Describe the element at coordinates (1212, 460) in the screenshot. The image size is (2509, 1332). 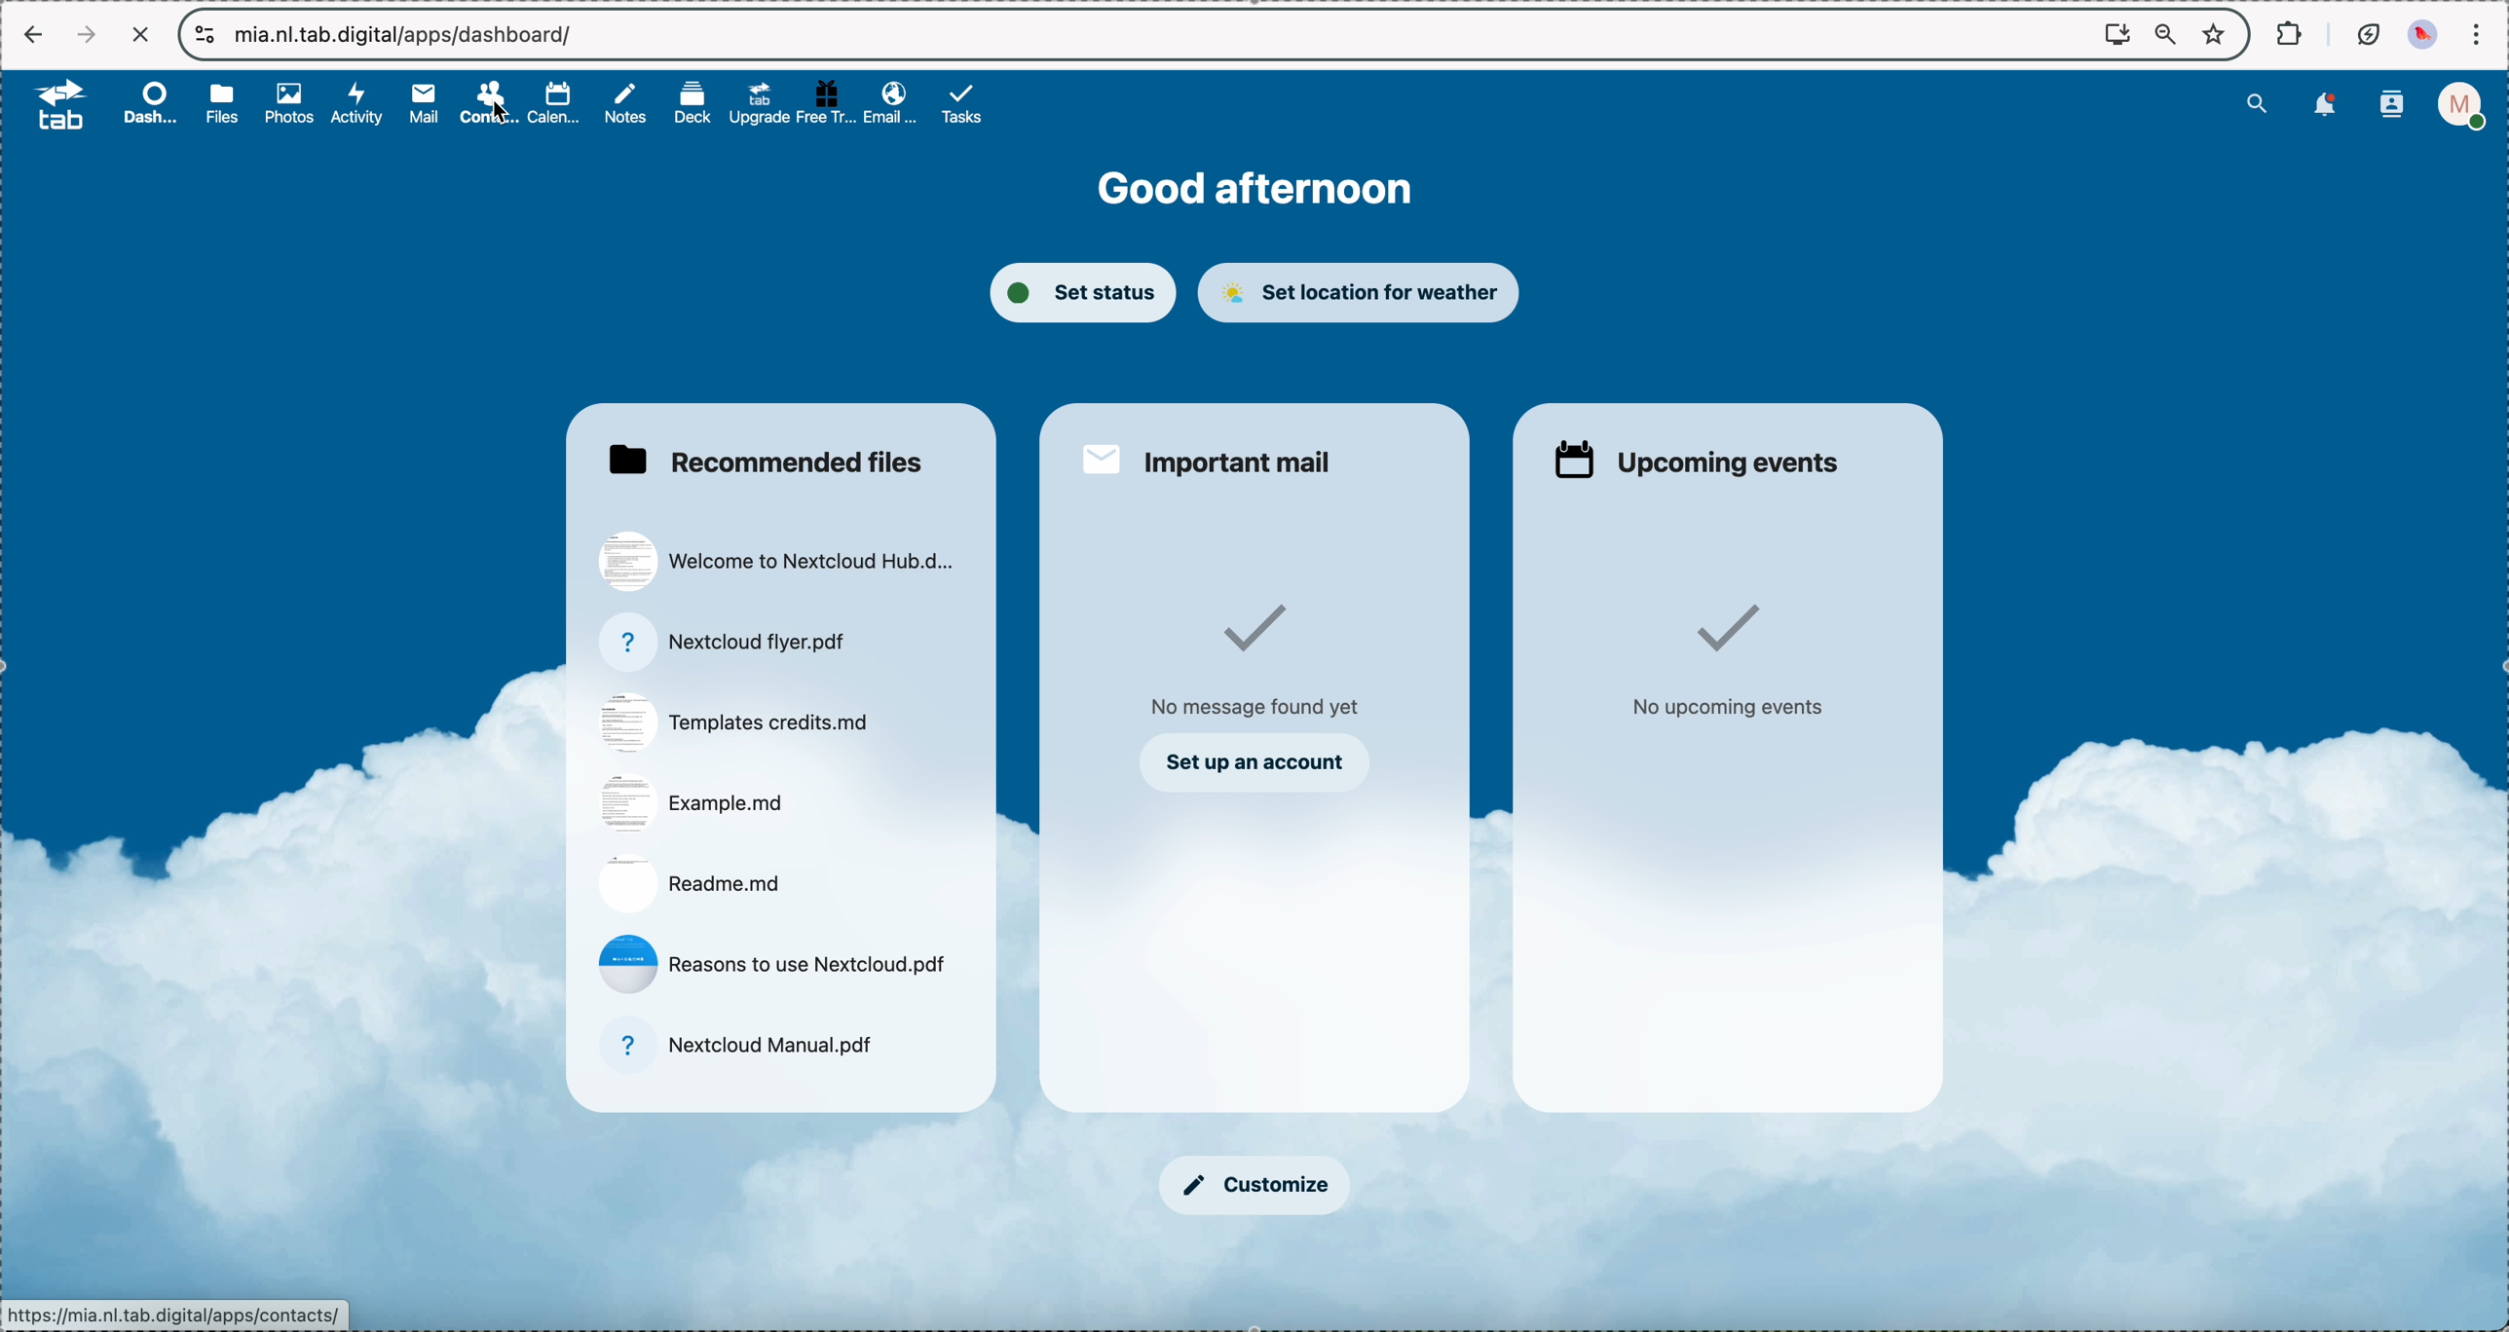
I see `important mail` at that location.